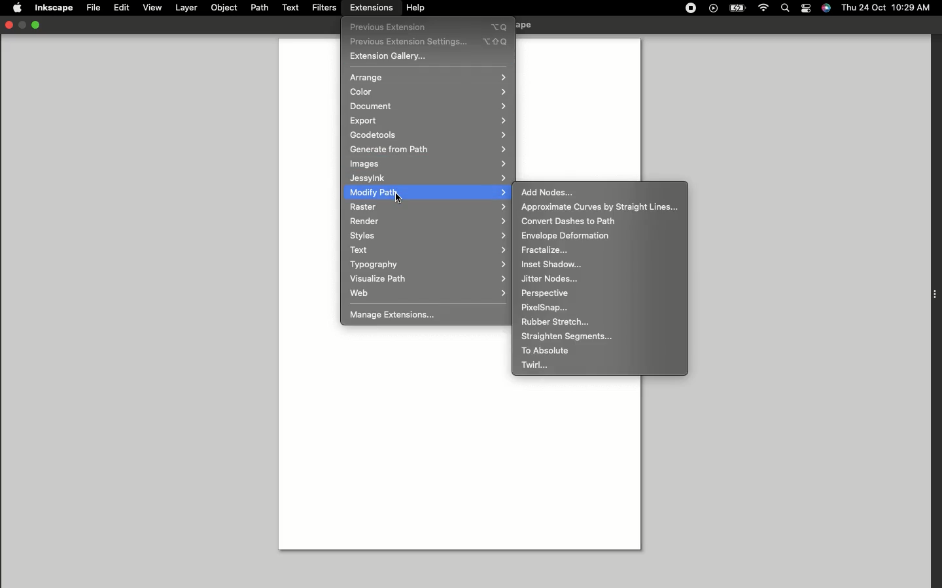 The width and height of the screenshot is (942, 588). I want to click on Play, so click(713, 8).